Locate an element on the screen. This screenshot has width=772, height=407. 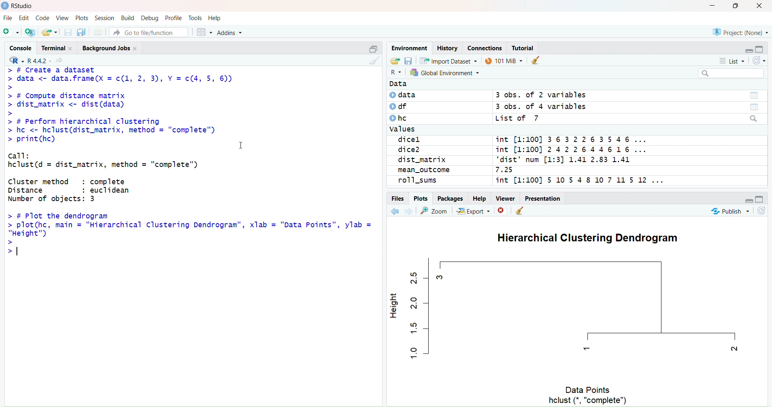
R .4.4.2~/ is located at coordinates (39, 61).